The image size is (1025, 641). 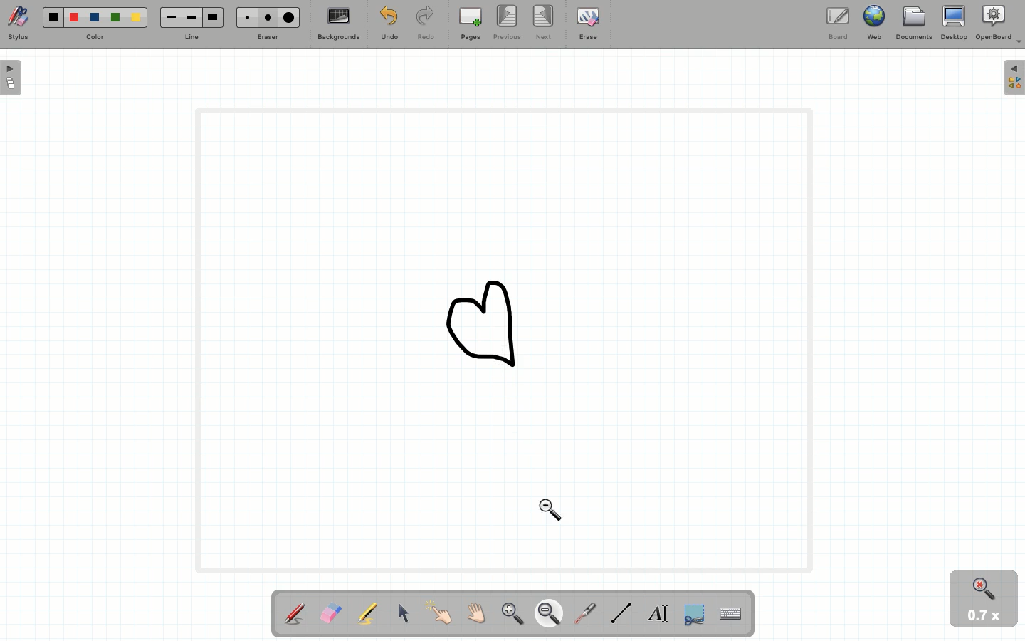 What do you see at coordinates (468, 24) in the screenshot?
I see `Pages (add)` at bounding box center [468, 24].